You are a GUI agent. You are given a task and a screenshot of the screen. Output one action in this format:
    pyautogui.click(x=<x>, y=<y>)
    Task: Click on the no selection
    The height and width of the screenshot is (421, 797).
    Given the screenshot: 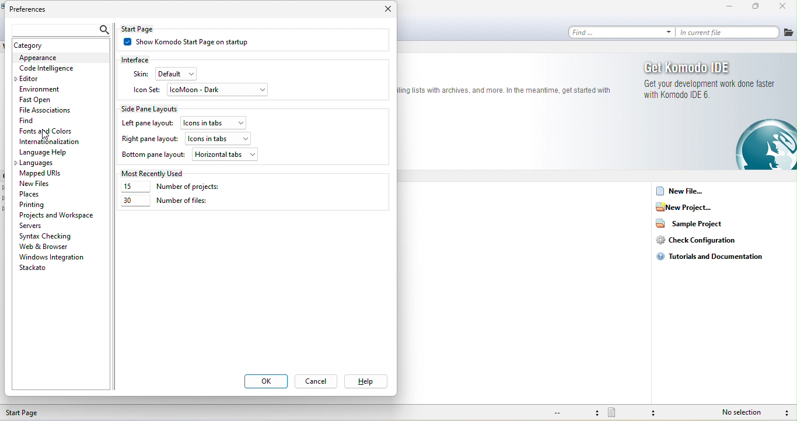 What is the action you would take?
    pyautogui.click(x=743, y=412)
    